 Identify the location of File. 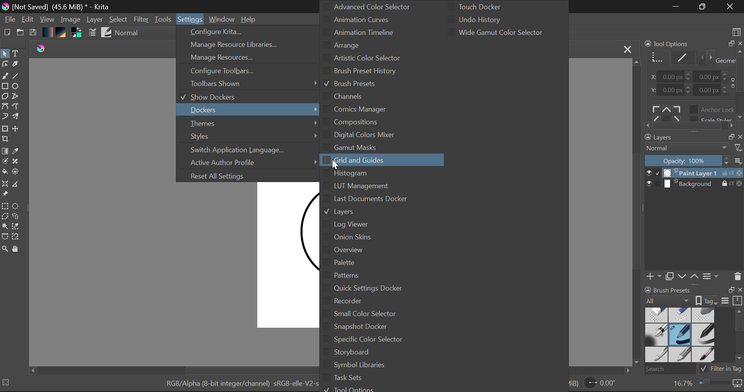
(9, 19).